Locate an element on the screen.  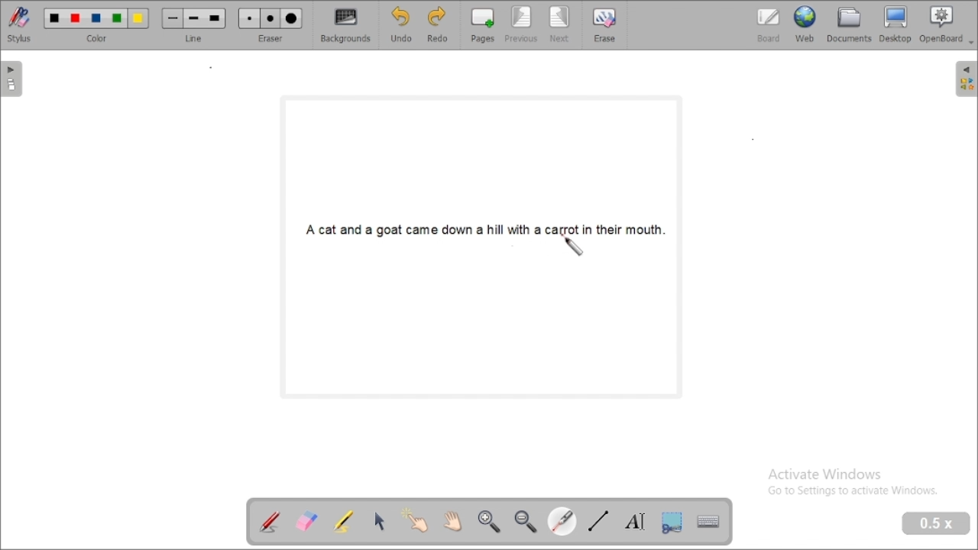
color is located at coordinates (97, 25).